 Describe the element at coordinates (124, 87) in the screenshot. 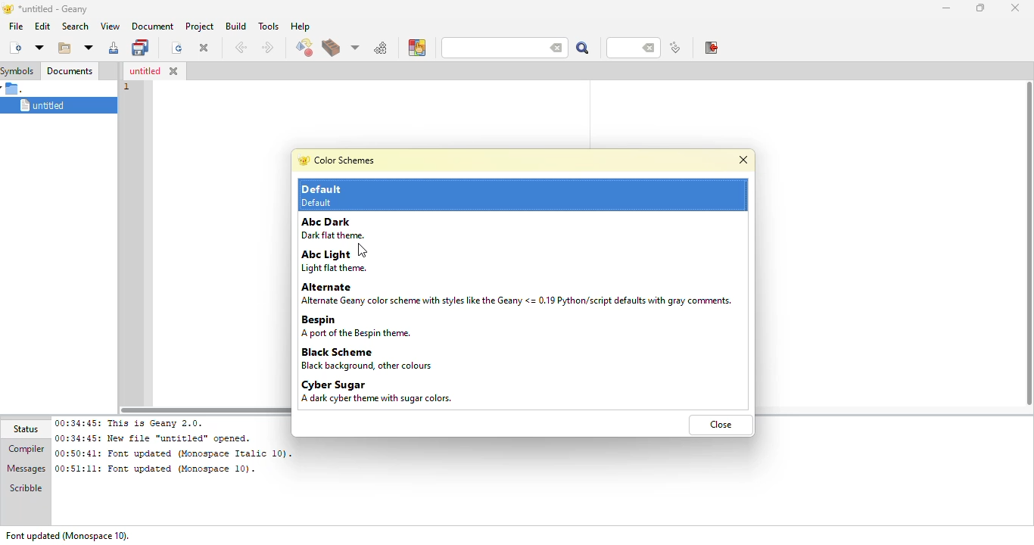

I see `line number` at that location.